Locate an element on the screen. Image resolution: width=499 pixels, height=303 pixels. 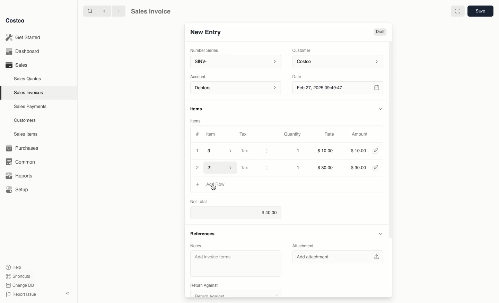
Sales is located at coordinates (16, 65).